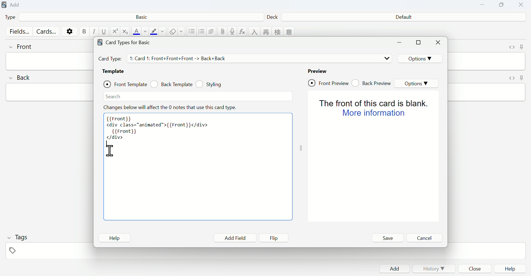 The height and width of the screenshot is (276, 531). Describe the element at coordinates (211, 84) in the screenshot. I see `Styling` at that location.